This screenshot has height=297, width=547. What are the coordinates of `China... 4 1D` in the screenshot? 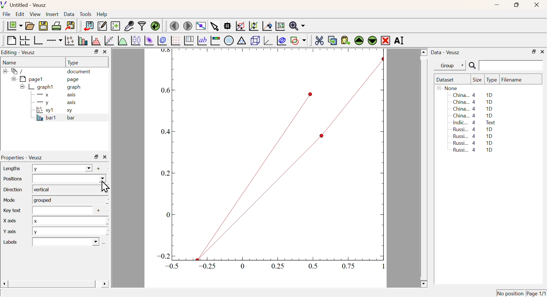 It's located at (473, 95).